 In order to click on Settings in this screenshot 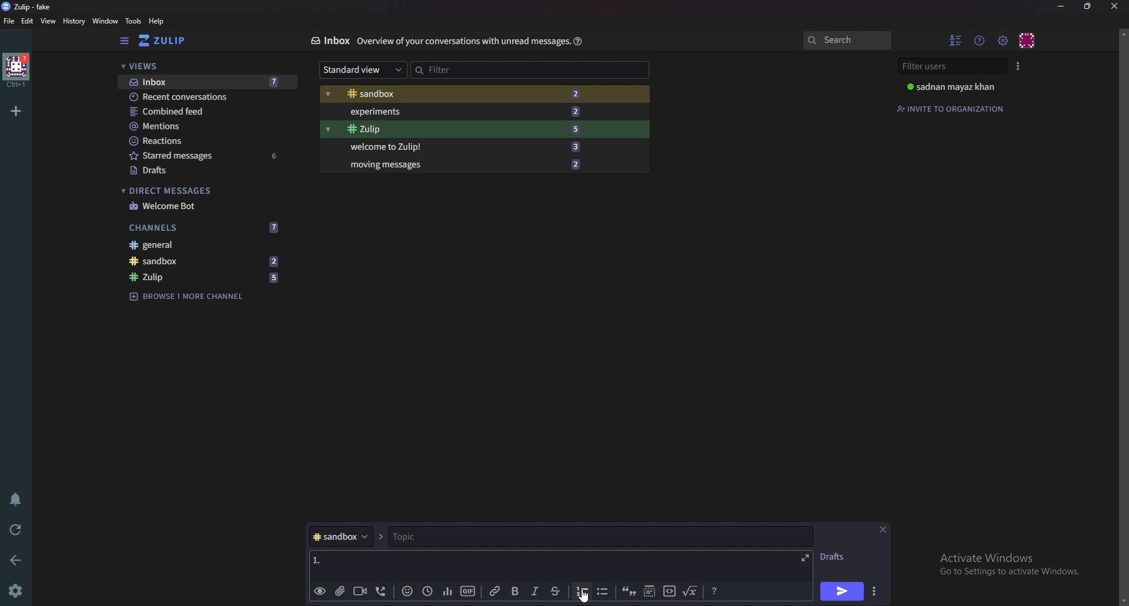, I will do `click(18, 590)`.